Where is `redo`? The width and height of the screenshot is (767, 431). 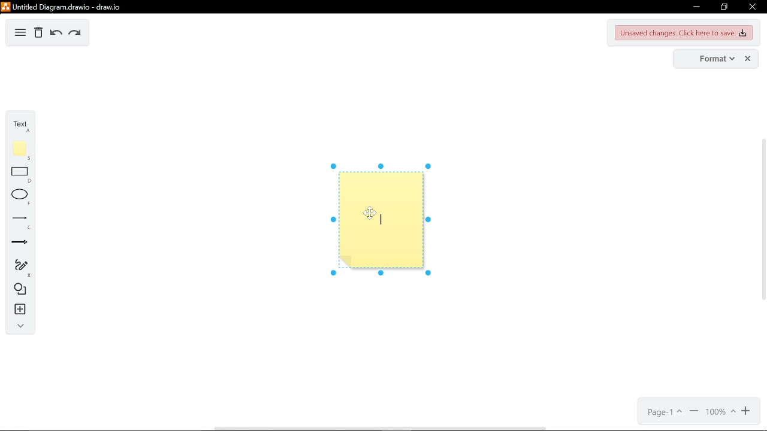 redo is located at coordinates (74, 34).